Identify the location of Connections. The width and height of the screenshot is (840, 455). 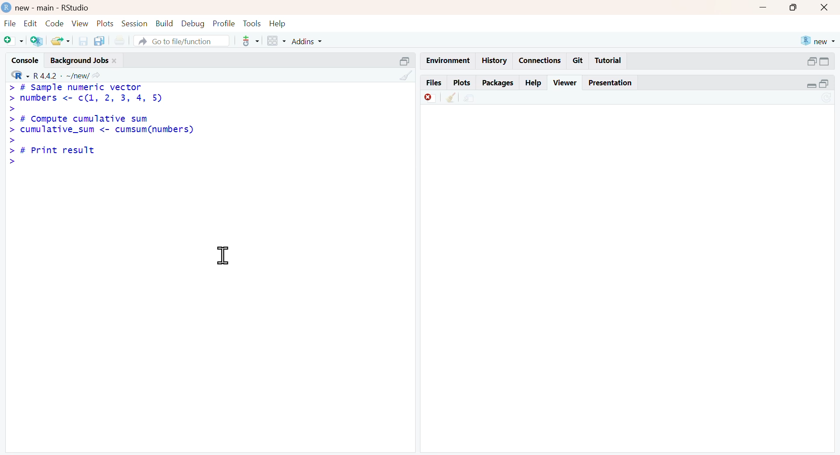
(542, 61).